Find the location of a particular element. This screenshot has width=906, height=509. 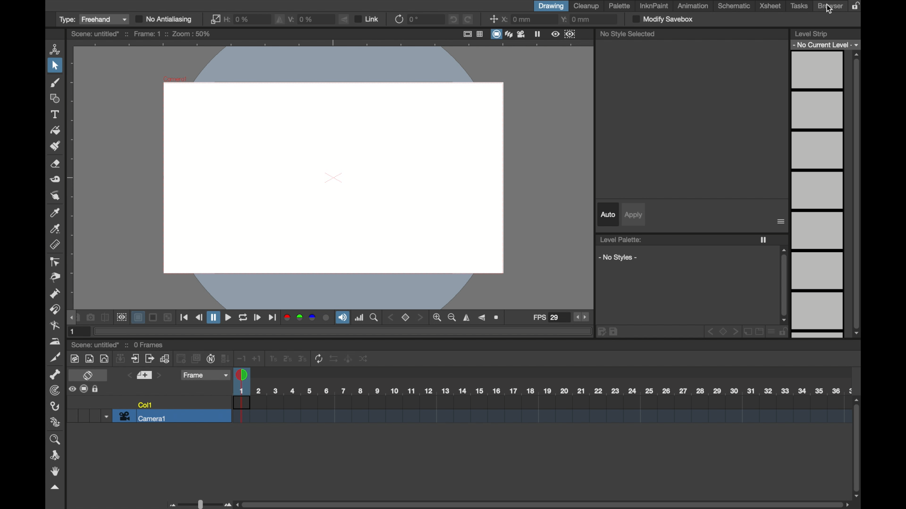

red is located at coordinates (286, 317).